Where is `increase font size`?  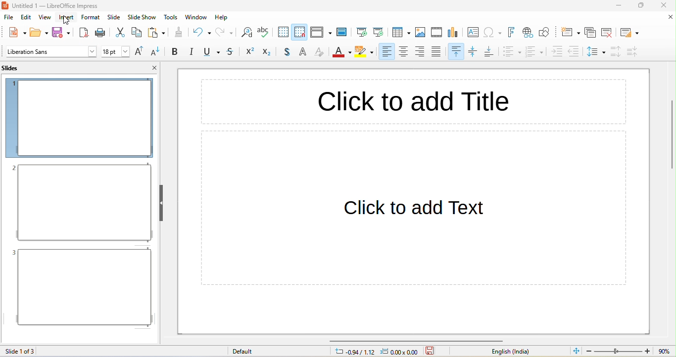
increase font size is located at coordinates (141, 52).